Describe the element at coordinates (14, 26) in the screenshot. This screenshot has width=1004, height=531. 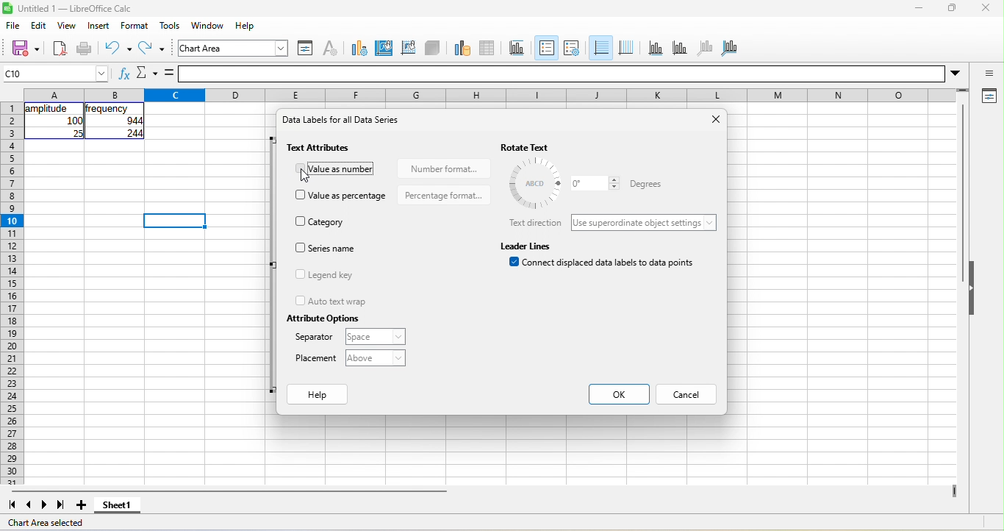
I see `file` at that location.